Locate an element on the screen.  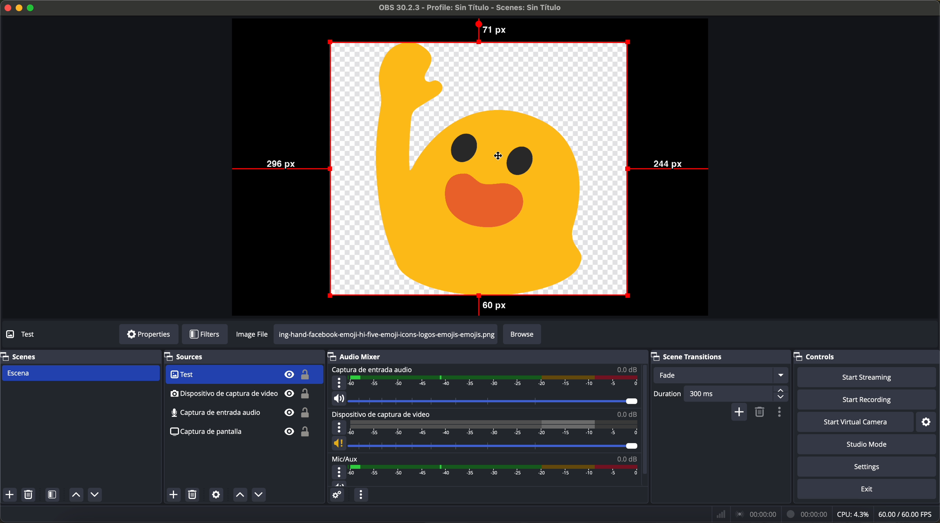
transition properties is located at coordinates (781, 413).